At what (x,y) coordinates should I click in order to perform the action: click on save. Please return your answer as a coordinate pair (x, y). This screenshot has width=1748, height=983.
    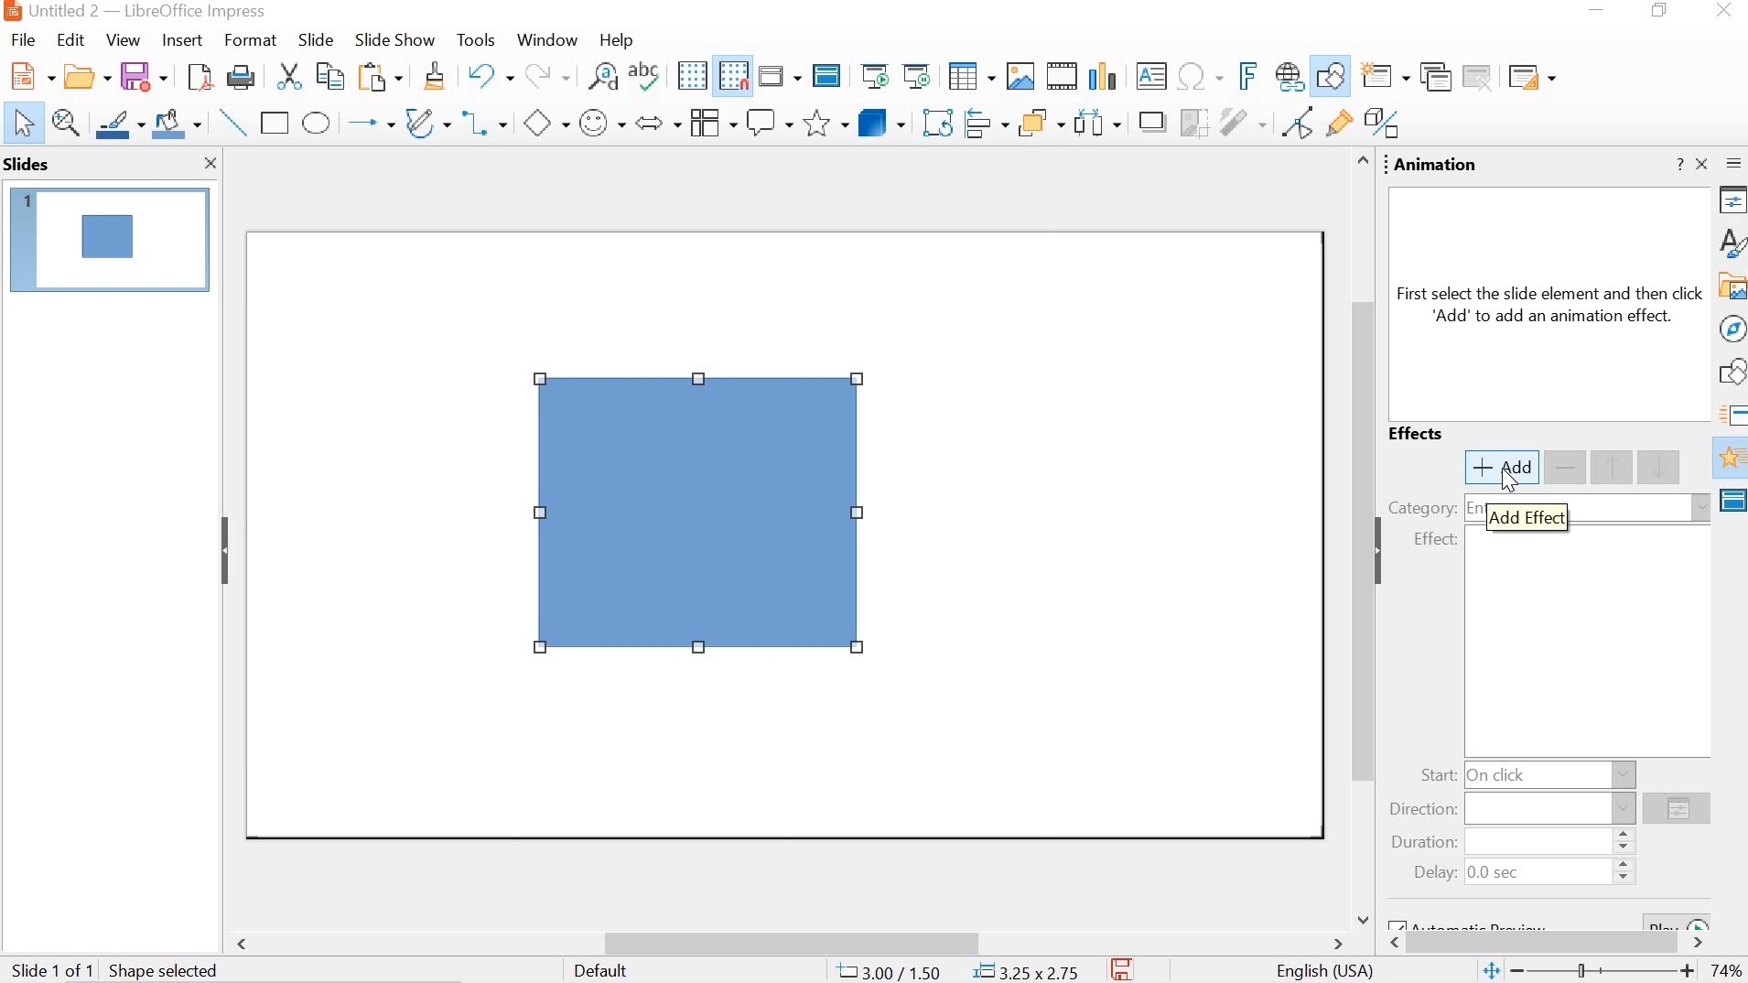
    Looking at the image, I should click on (1124, 969).